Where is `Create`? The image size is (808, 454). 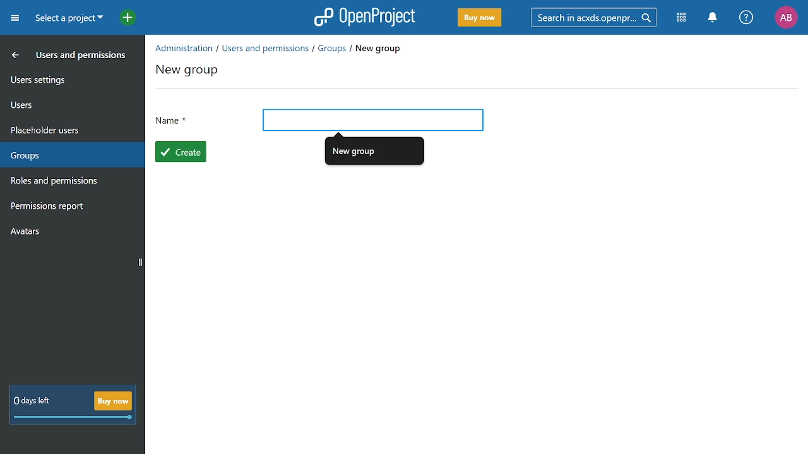 Create is located at coordinates (181, 151).